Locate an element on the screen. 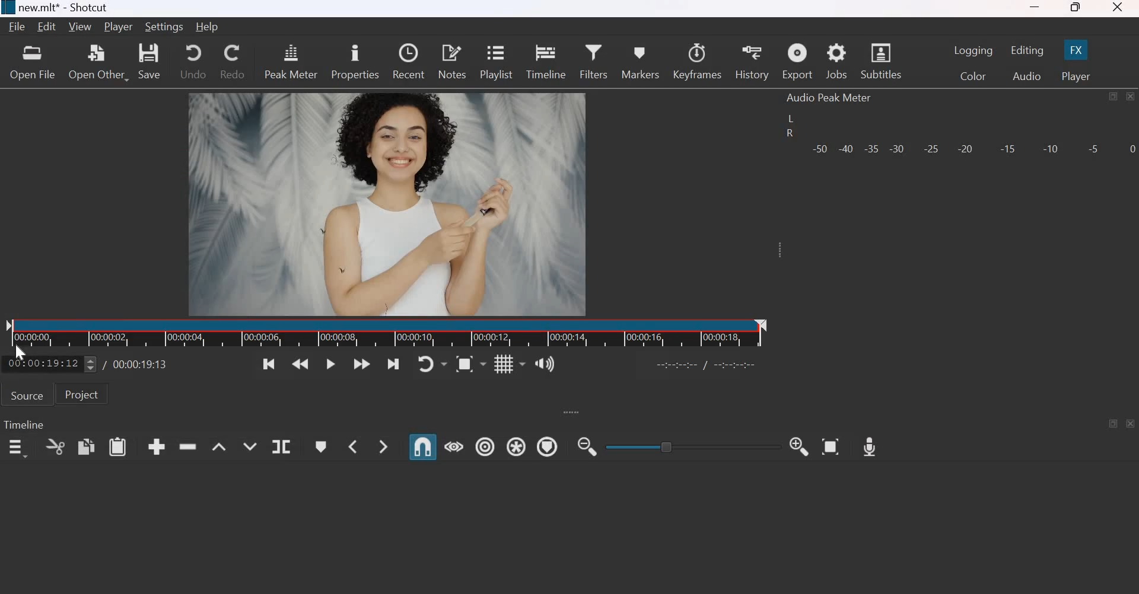  history is located at coordinates (751, 62).